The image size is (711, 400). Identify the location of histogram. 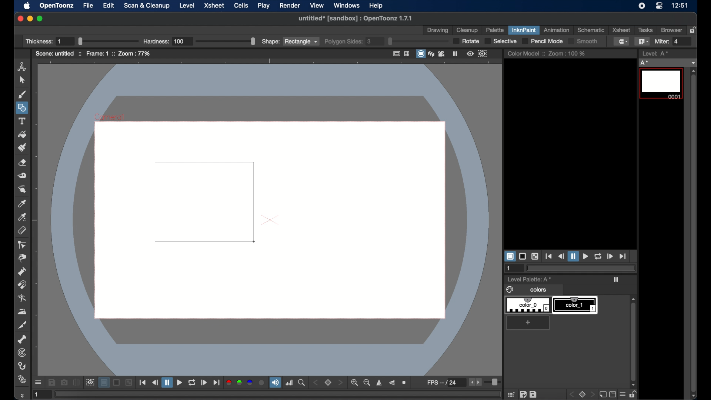
(289, 383).